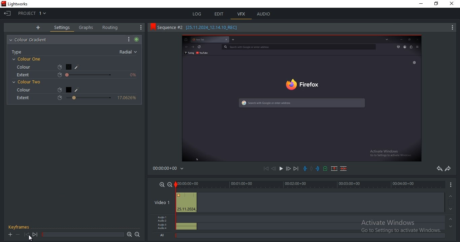  Describe the element at coordinates (28, 81) in the screenshot. I see `colour two` at that location.